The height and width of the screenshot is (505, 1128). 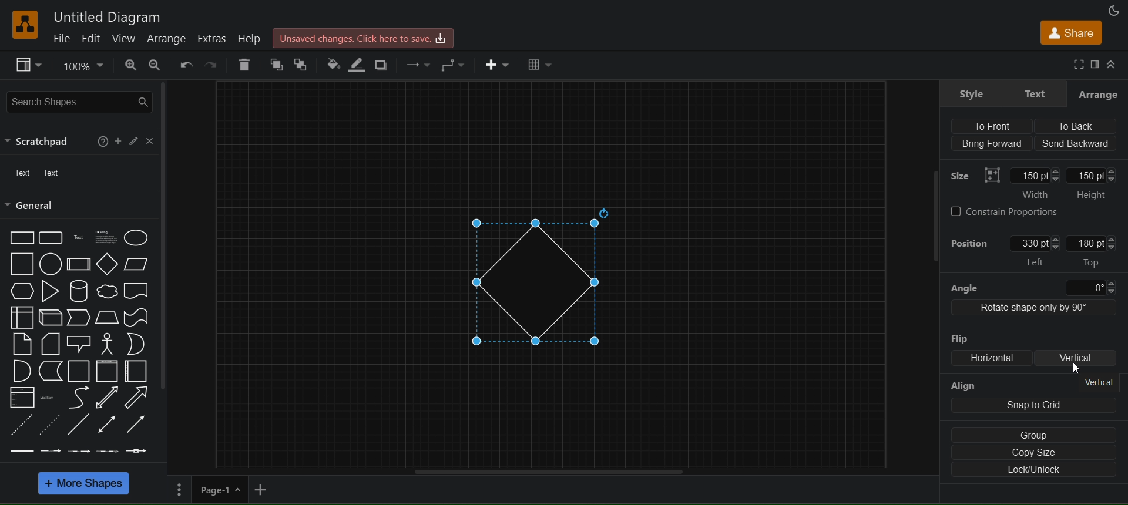 What do you see at coordinates (22, 237) in the screenshot?
I see `rectangle` at bounding box center [22, 237].